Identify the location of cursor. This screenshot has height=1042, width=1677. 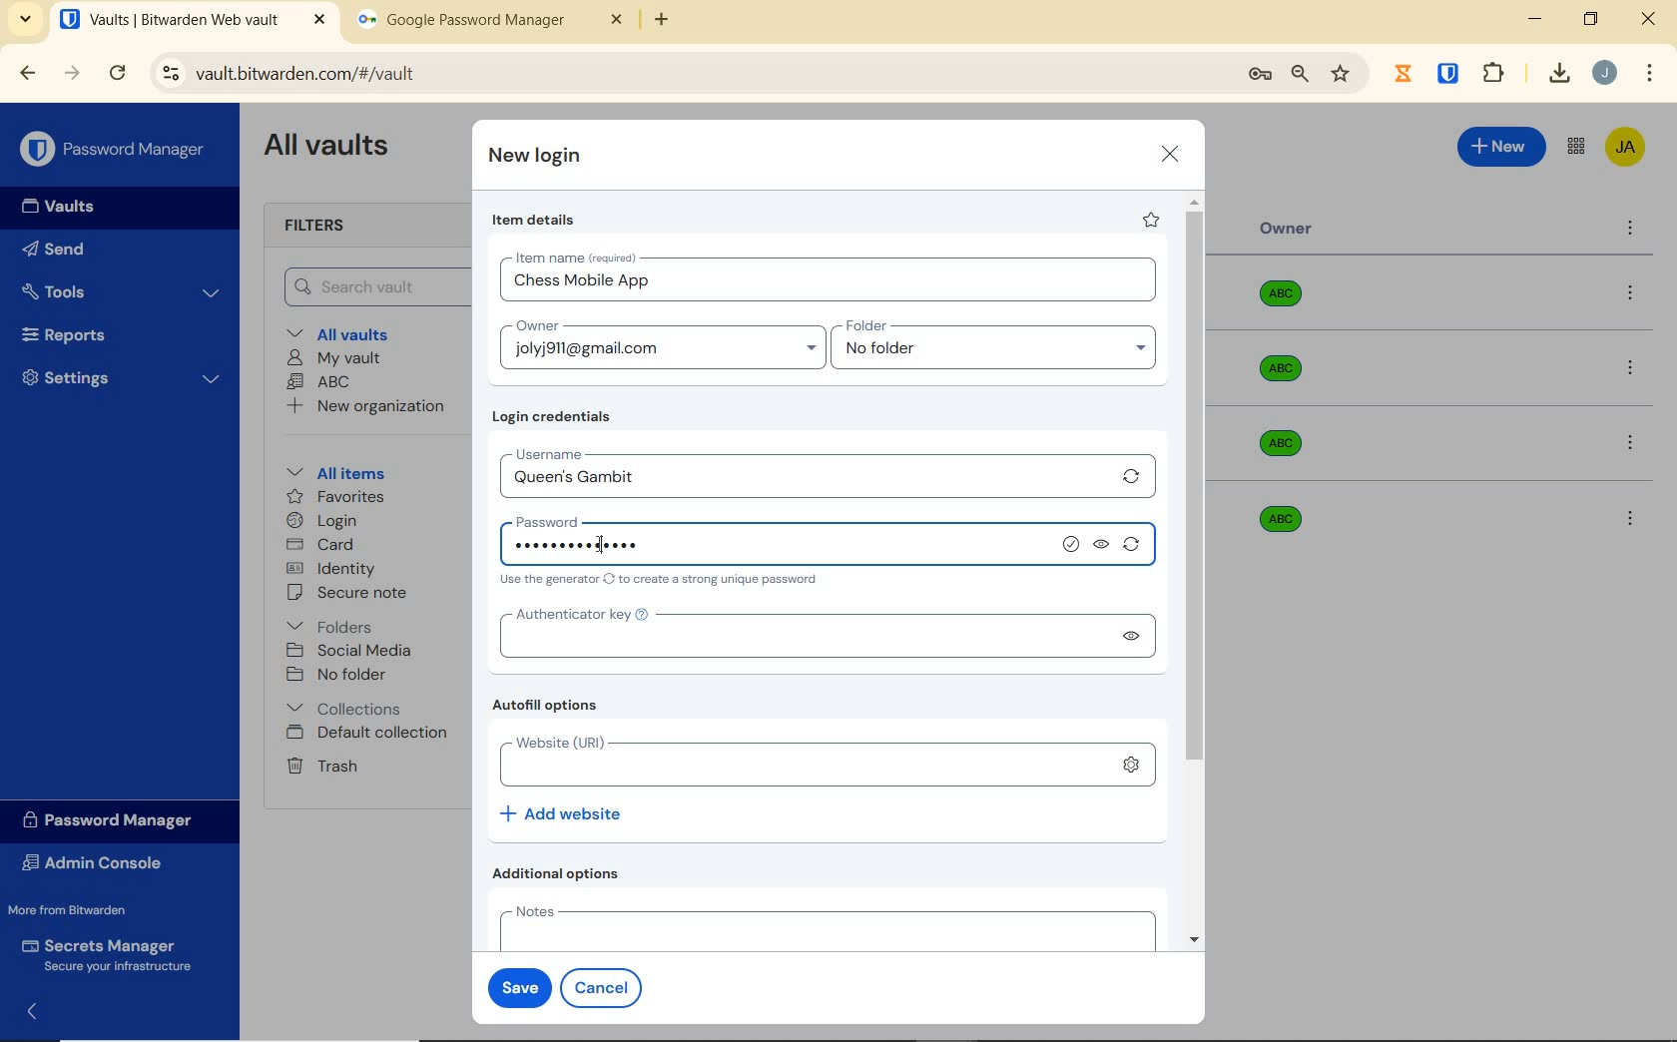
(597, 544).